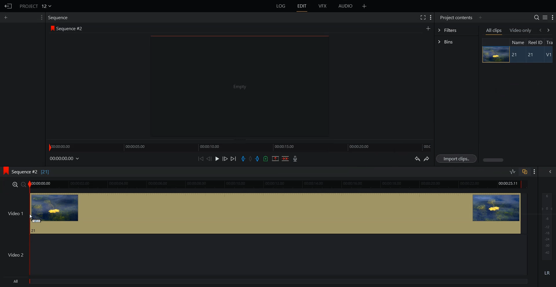  Describe the element at coordinates (456, 30) in the screenshot. I see `Filters` at that location.